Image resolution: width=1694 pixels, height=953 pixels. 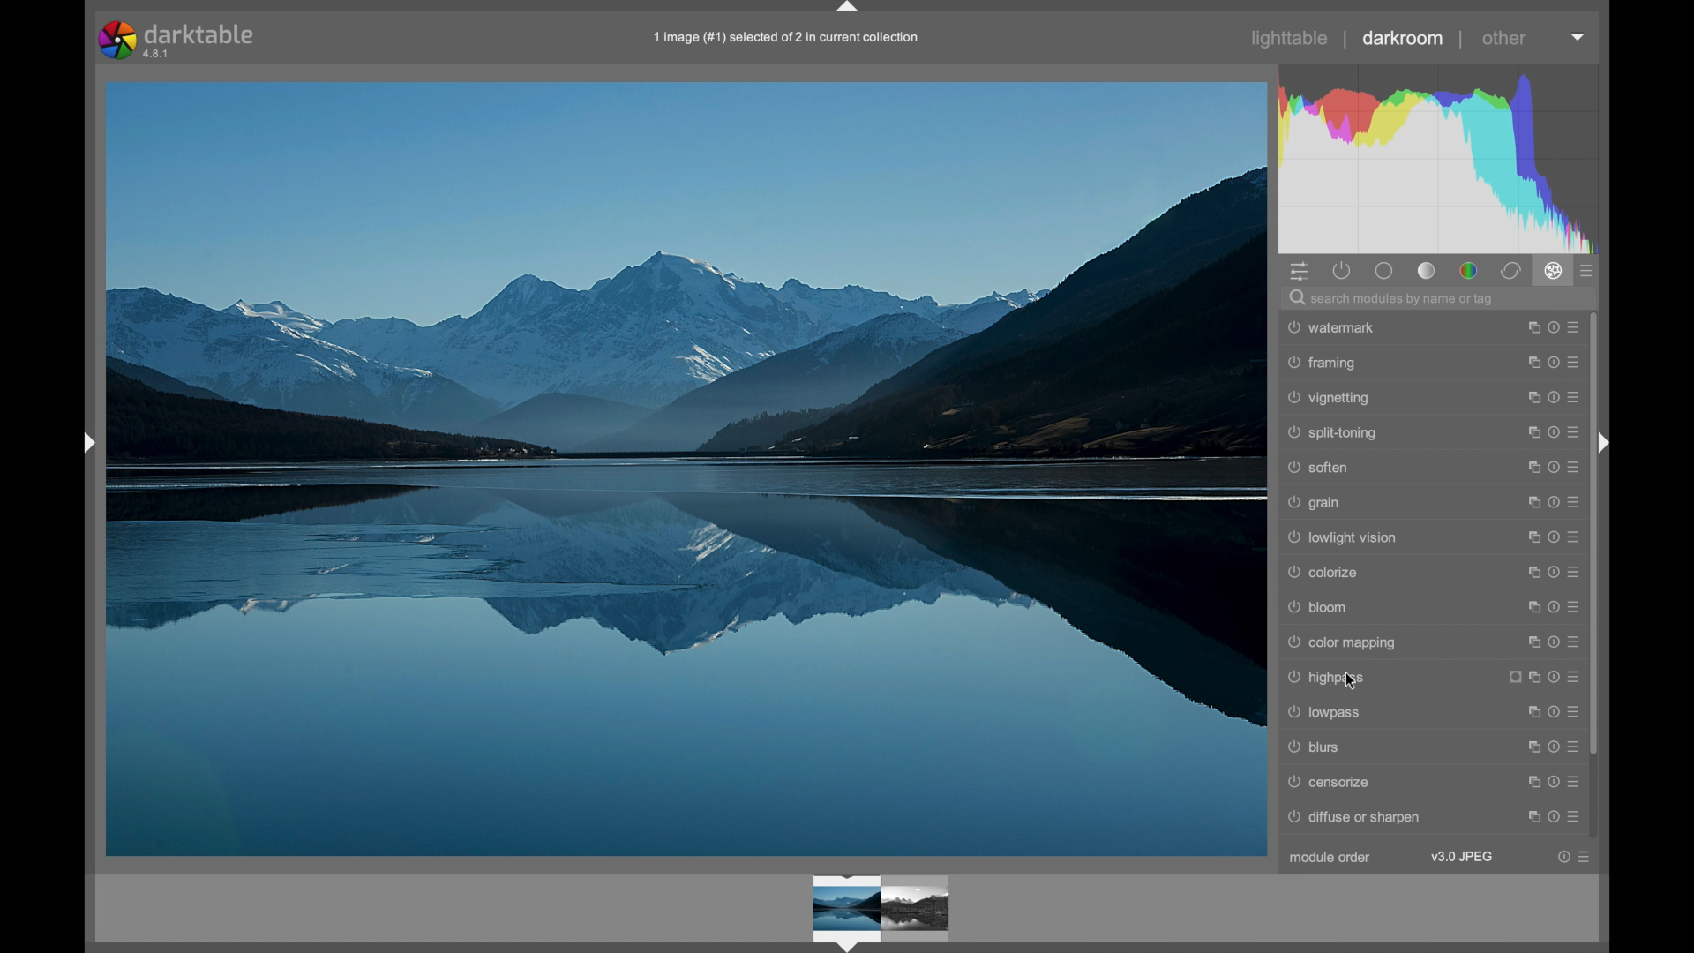 What do you see at coordinates (1330, 857) in the screenshot?
I see `module order` at bounding box center [1330, 857].